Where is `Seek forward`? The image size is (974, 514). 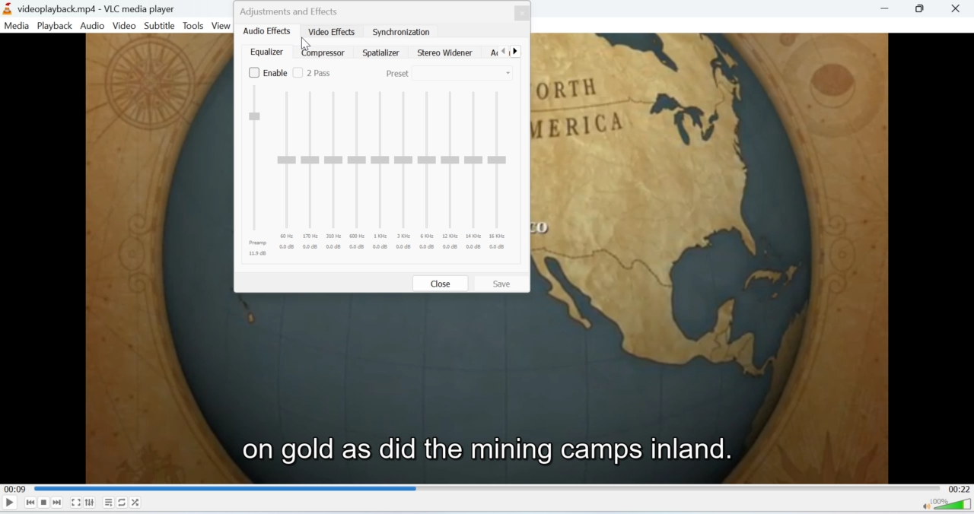
Seek forward is located at coordinates (58, 502).